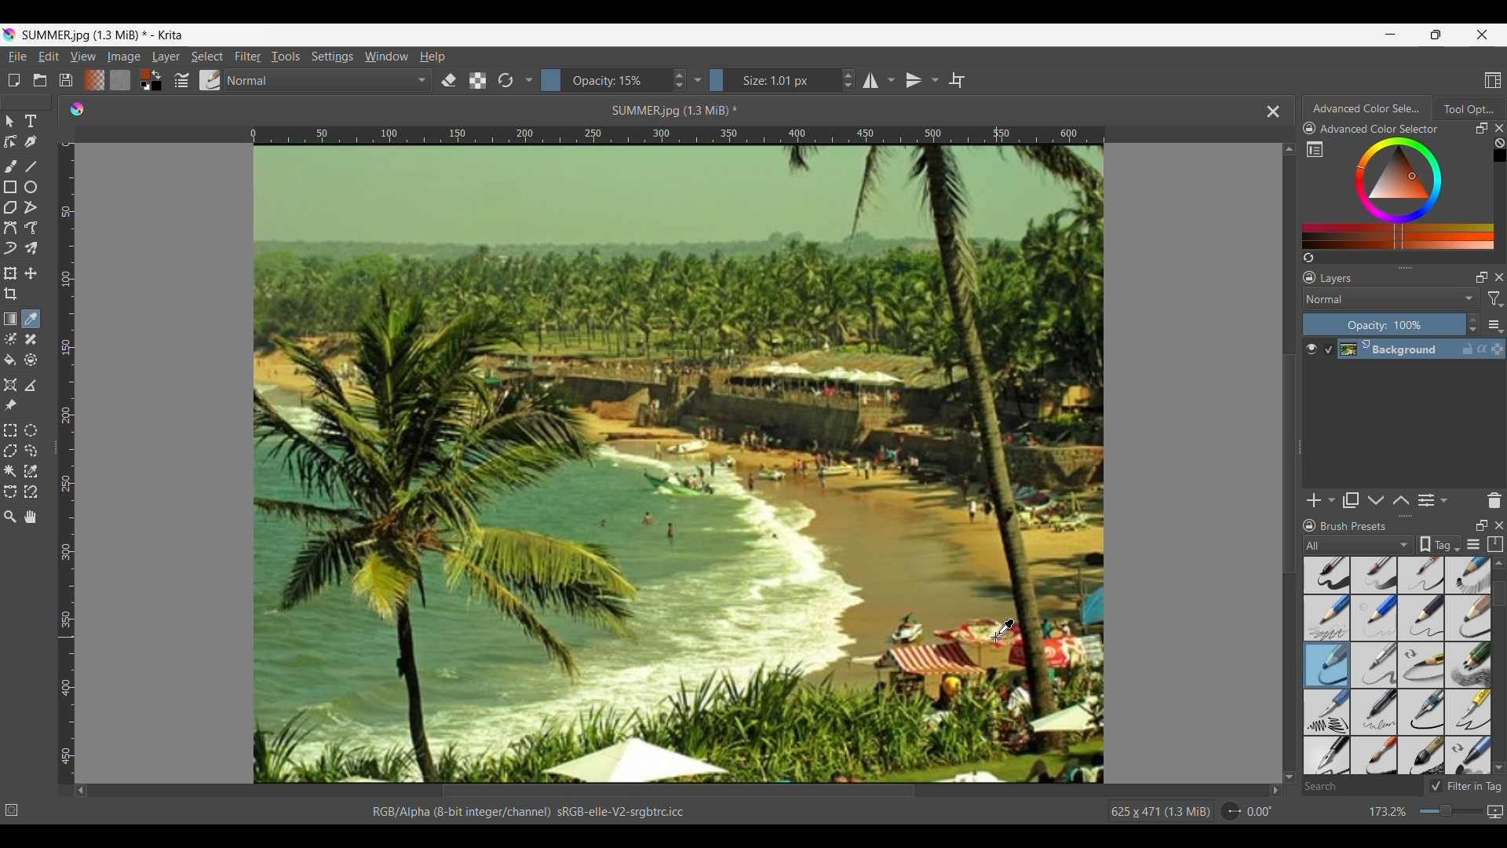  What do you see at coordinates (285, 56) in the screenshot?
I see `Tools menu` at bounding box center [285, 56].